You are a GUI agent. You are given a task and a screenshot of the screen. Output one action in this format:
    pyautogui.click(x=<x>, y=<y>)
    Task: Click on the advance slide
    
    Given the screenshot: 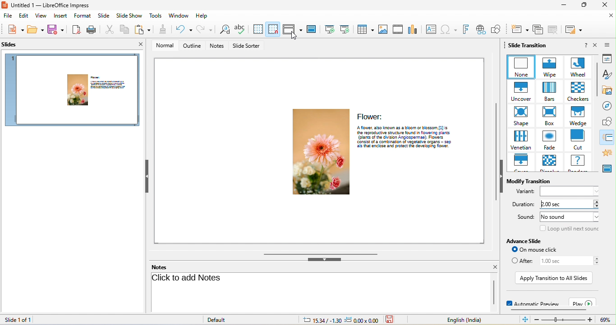 What is the action you would take?
    pyautogui.click(x=528, y=241)
    